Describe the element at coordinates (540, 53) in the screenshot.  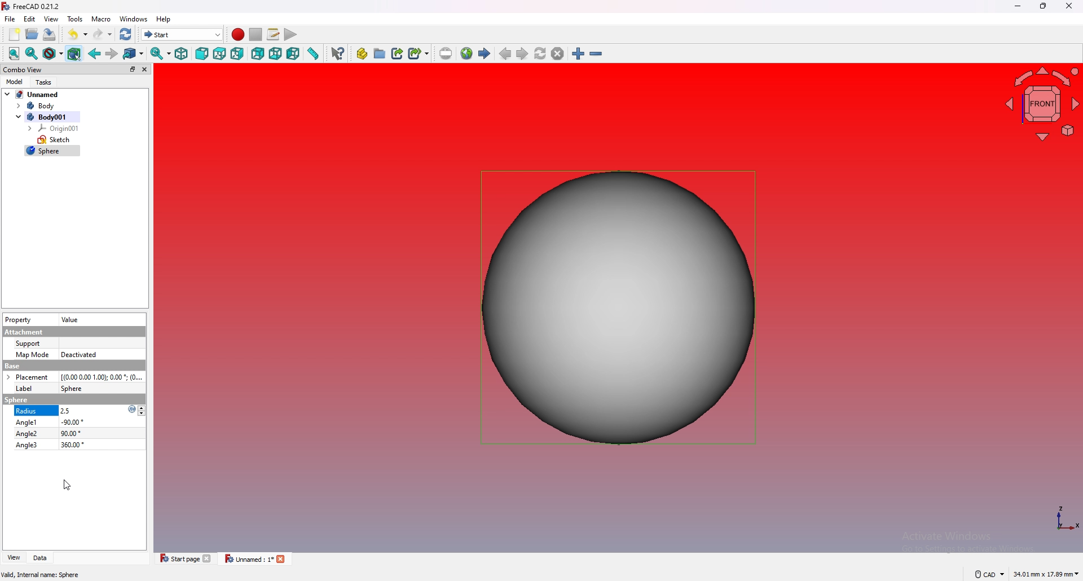
I see `refresh webpage` at that location.